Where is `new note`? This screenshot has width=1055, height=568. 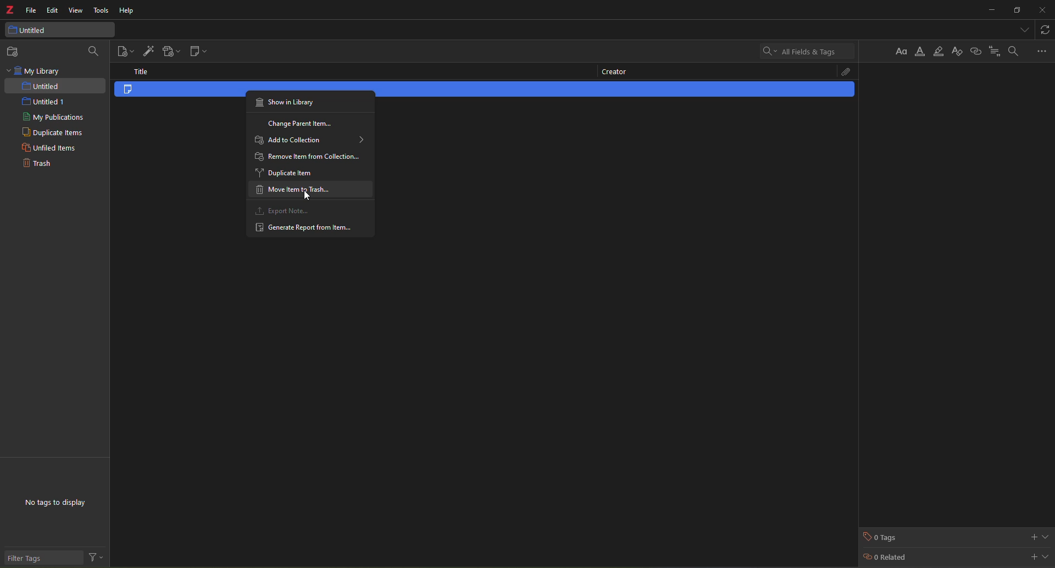 new note is located at coordinates (201, 52).